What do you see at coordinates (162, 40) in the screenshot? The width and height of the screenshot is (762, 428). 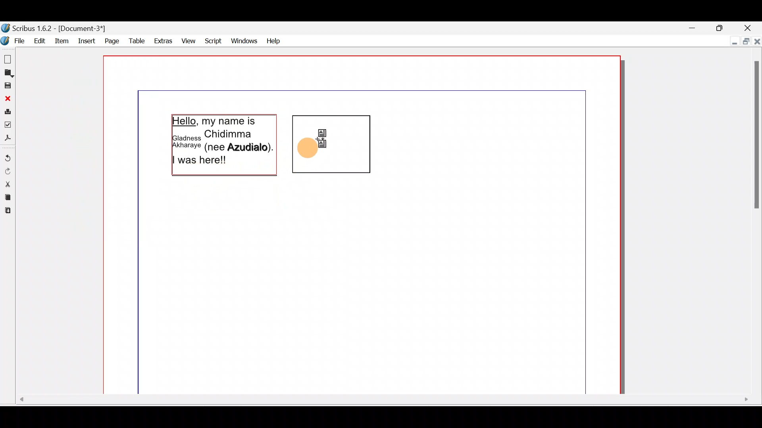 I see `Extras` at bounding box center [162, 40].